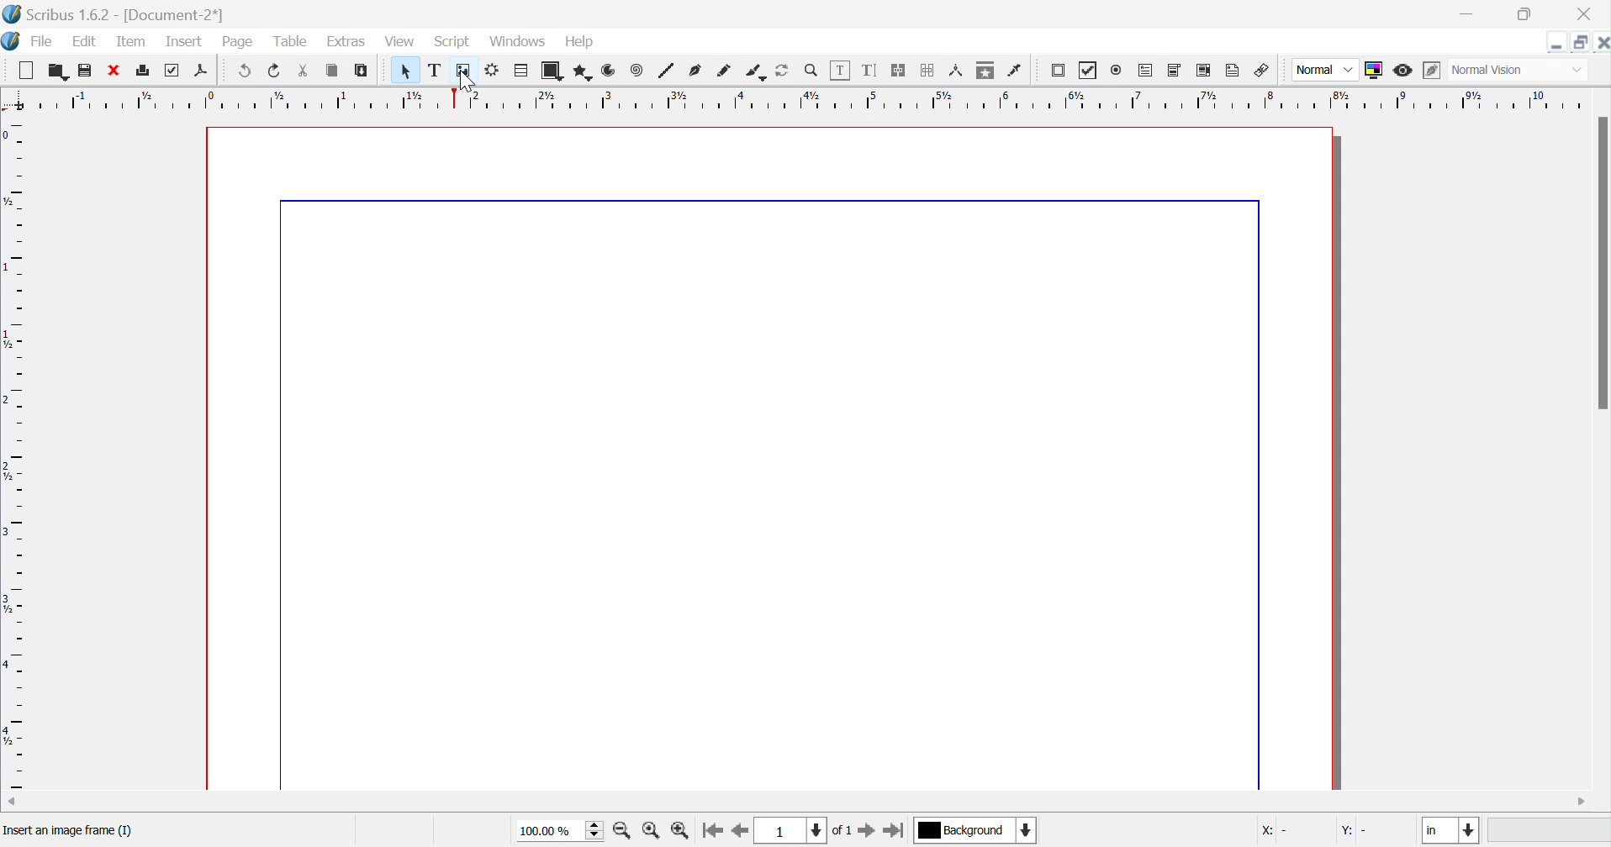 The image size is (1611, 847). What do you see at coordinates (895, 830) in the screenshot?
I see `go to last page` at bounding box center [895, 830].